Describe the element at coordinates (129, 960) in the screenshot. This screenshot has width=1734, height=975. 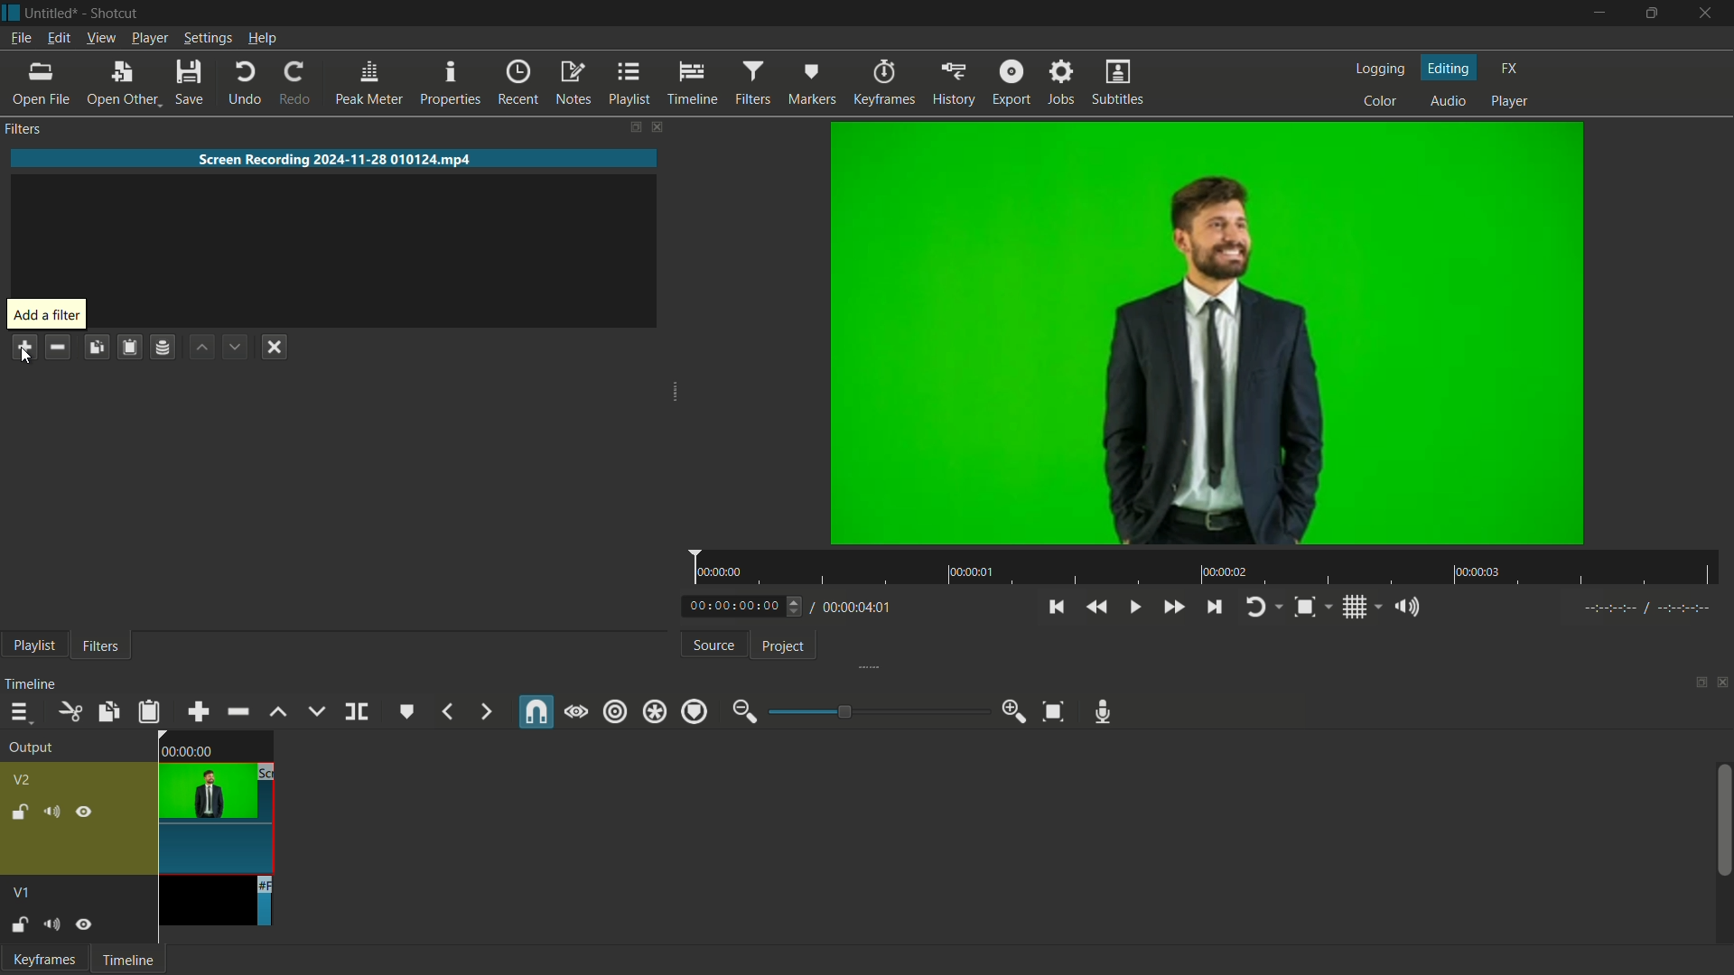
I see `timeline` at that location.